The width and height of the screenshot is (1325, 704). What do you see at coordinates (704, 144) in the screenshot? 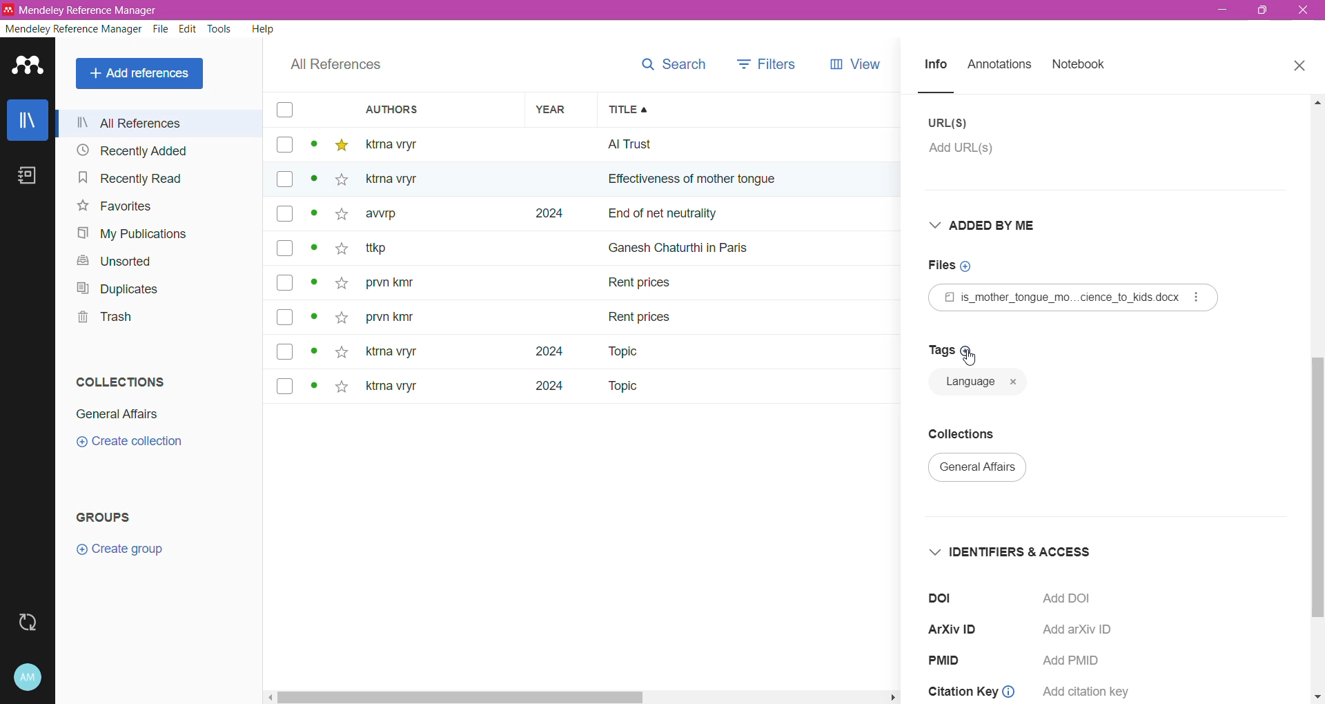
I see `all trust` at bounding box center [704, 144].